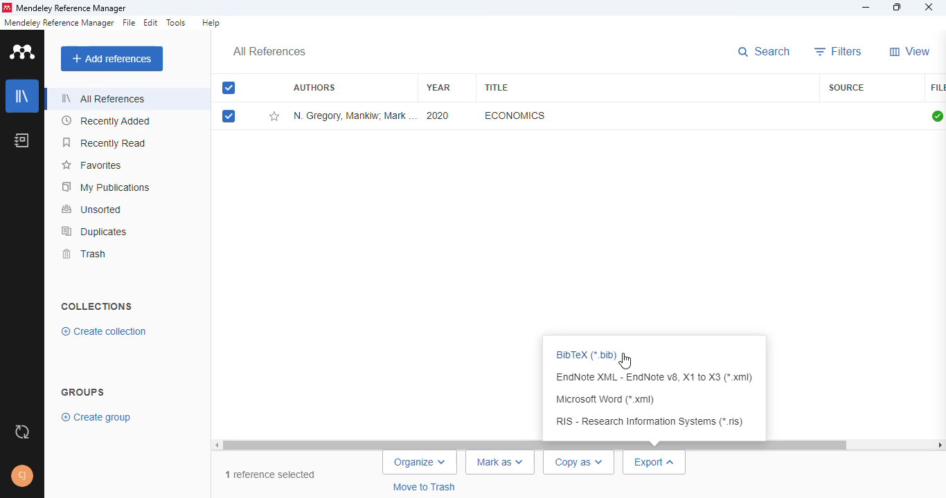  I want to click on authors, so click(314, 86).